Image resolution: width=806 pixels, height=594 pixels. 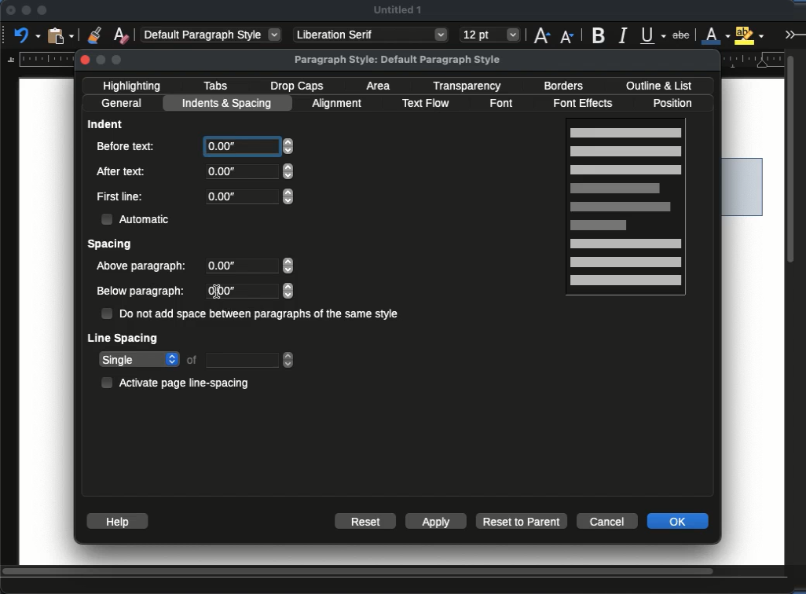 I want to click on alignment, so click(x=339, y=104).